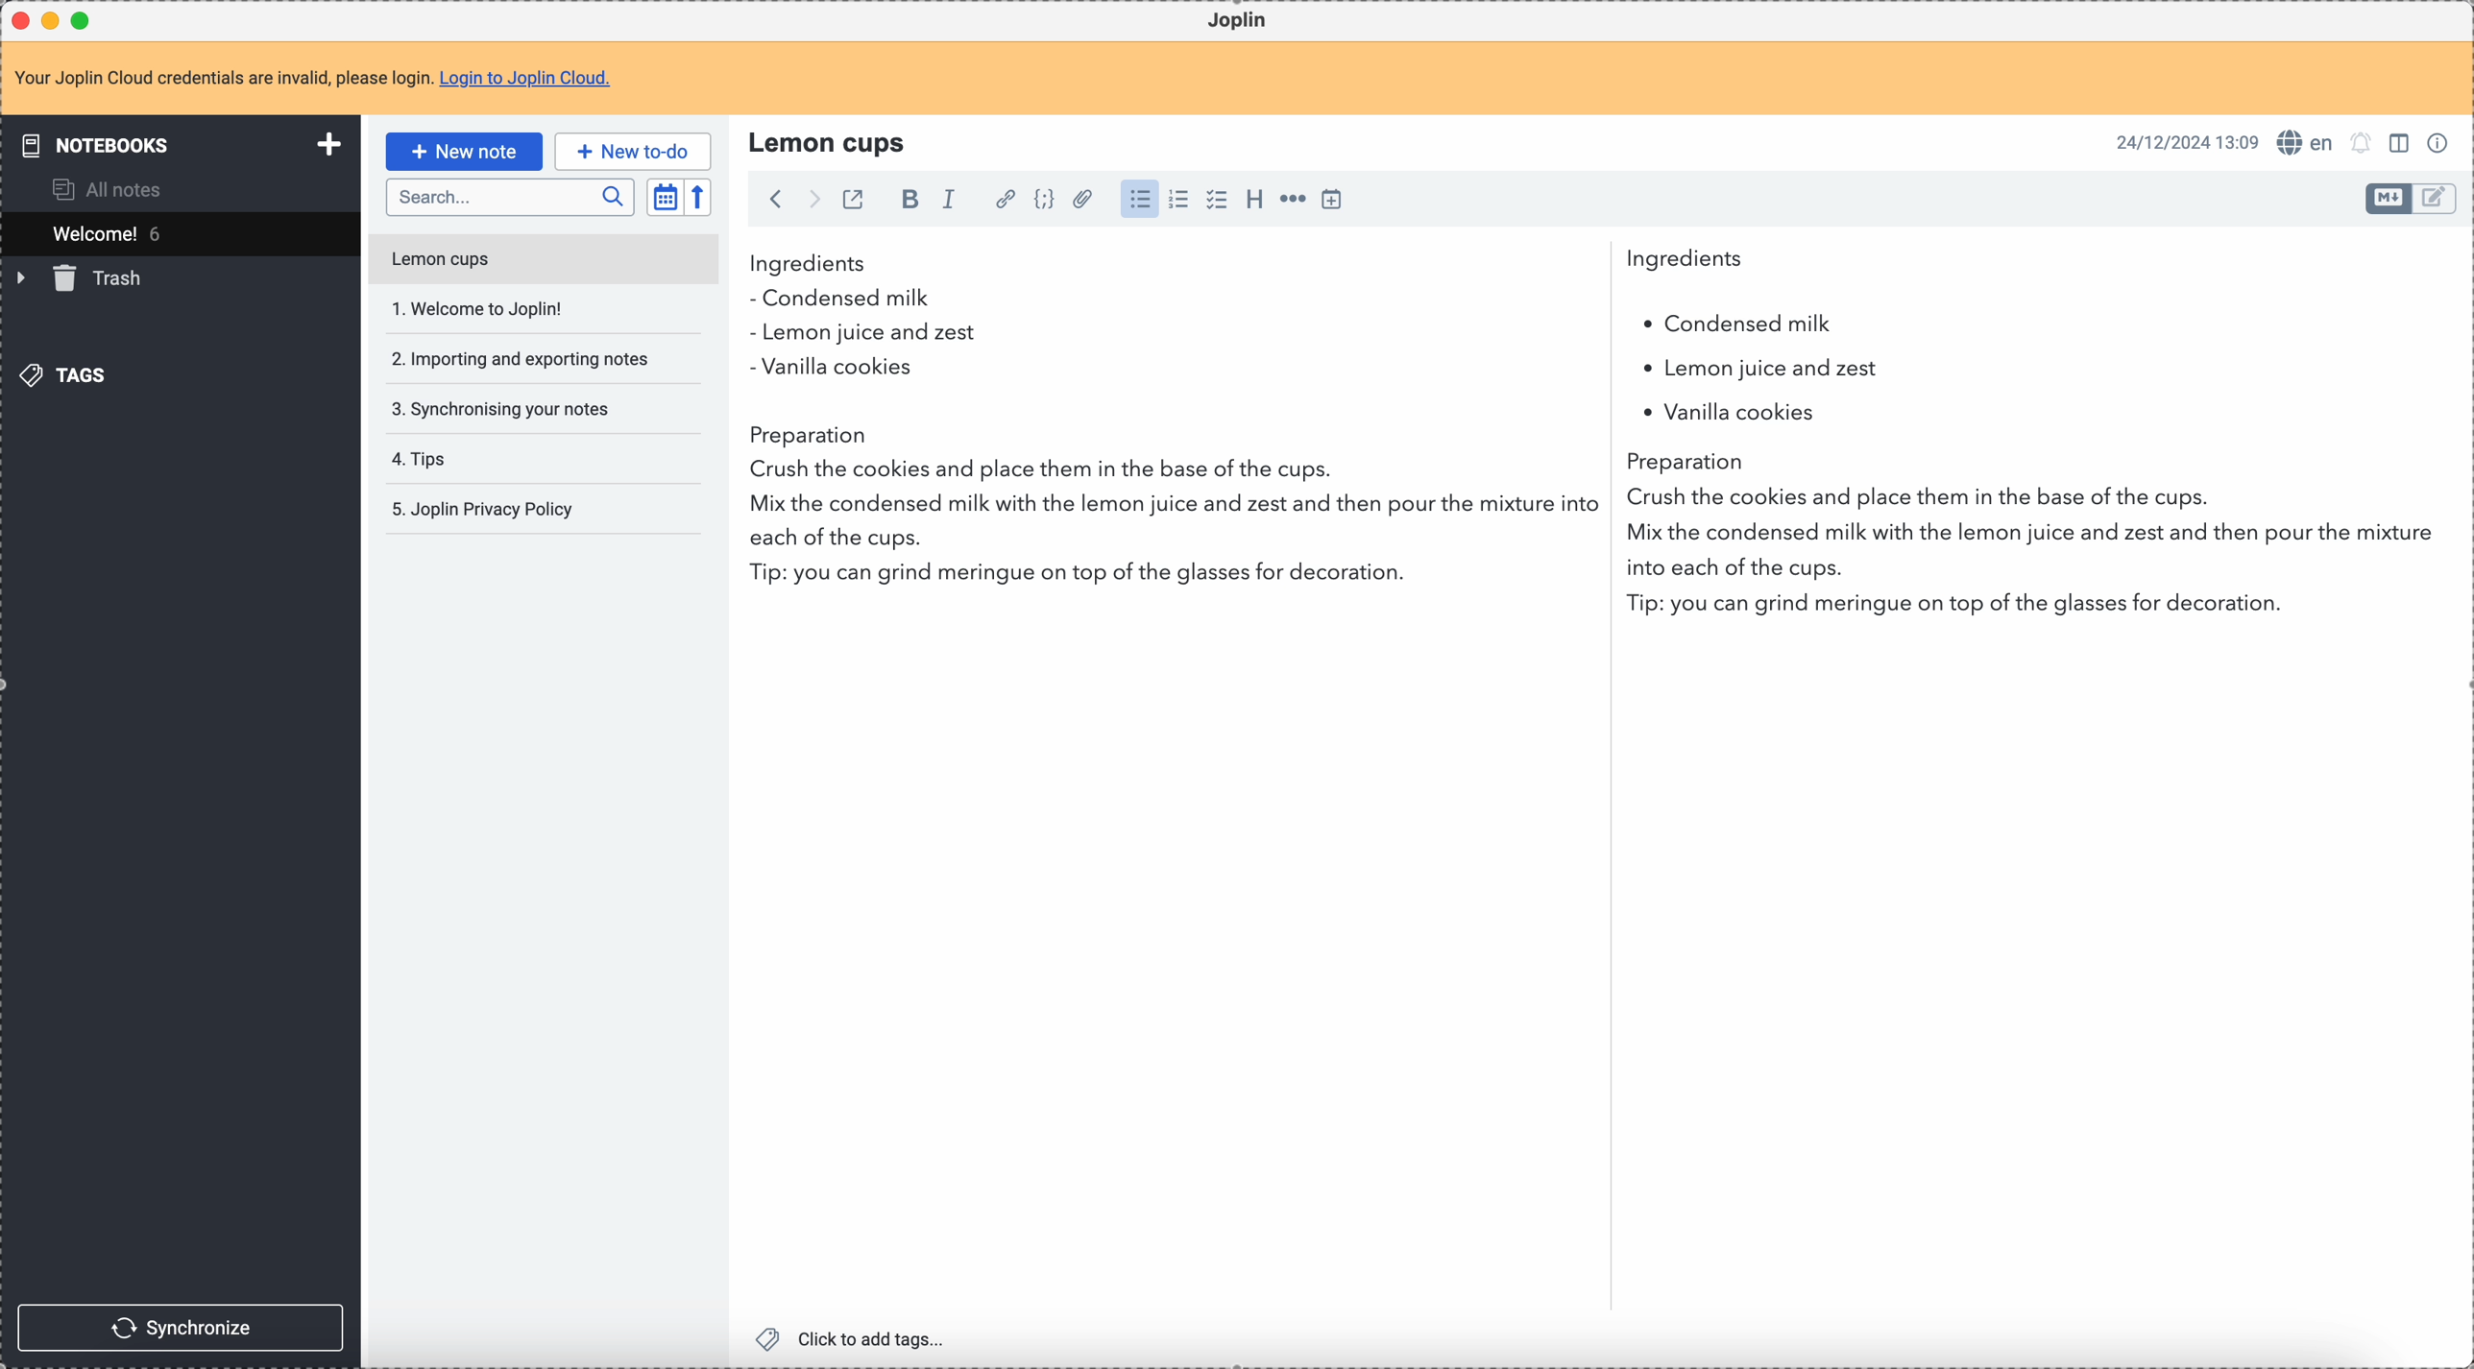  I want to click on reverse sort order, so click(701, 198).